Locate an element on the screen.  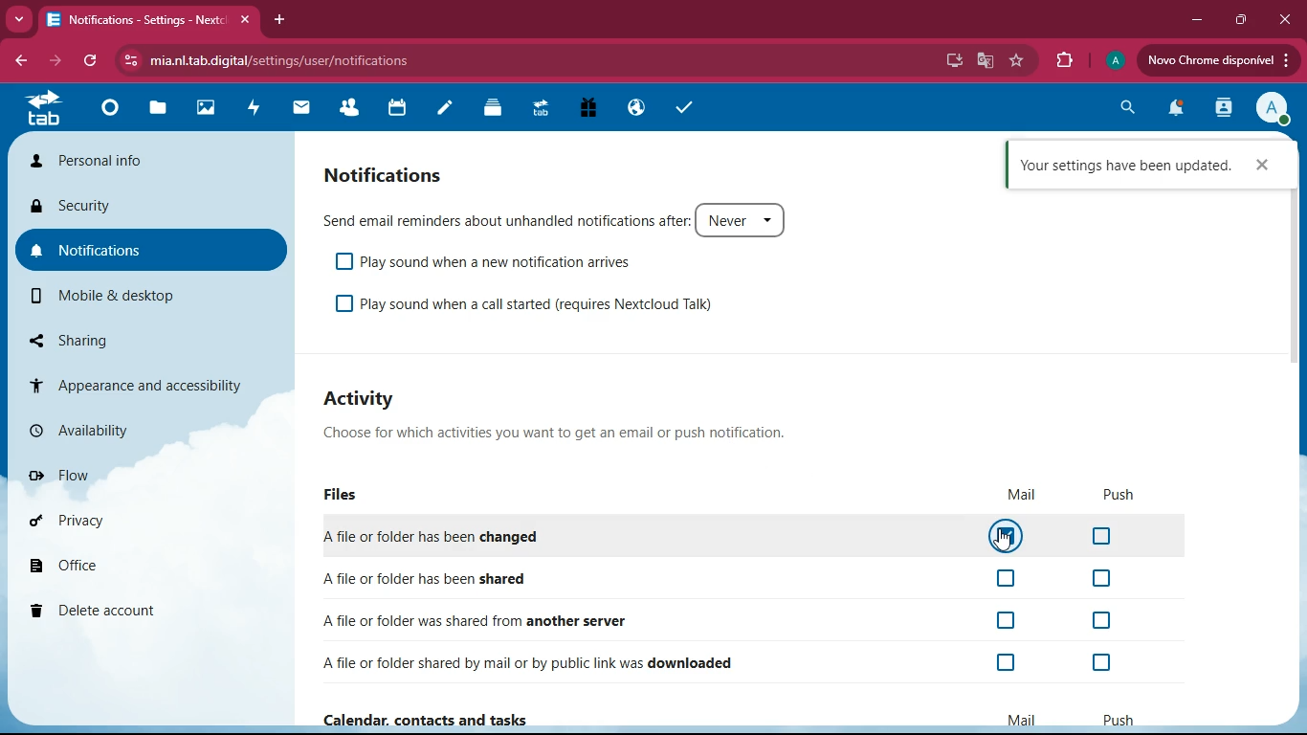
tab is located at coordinates (544, 111).